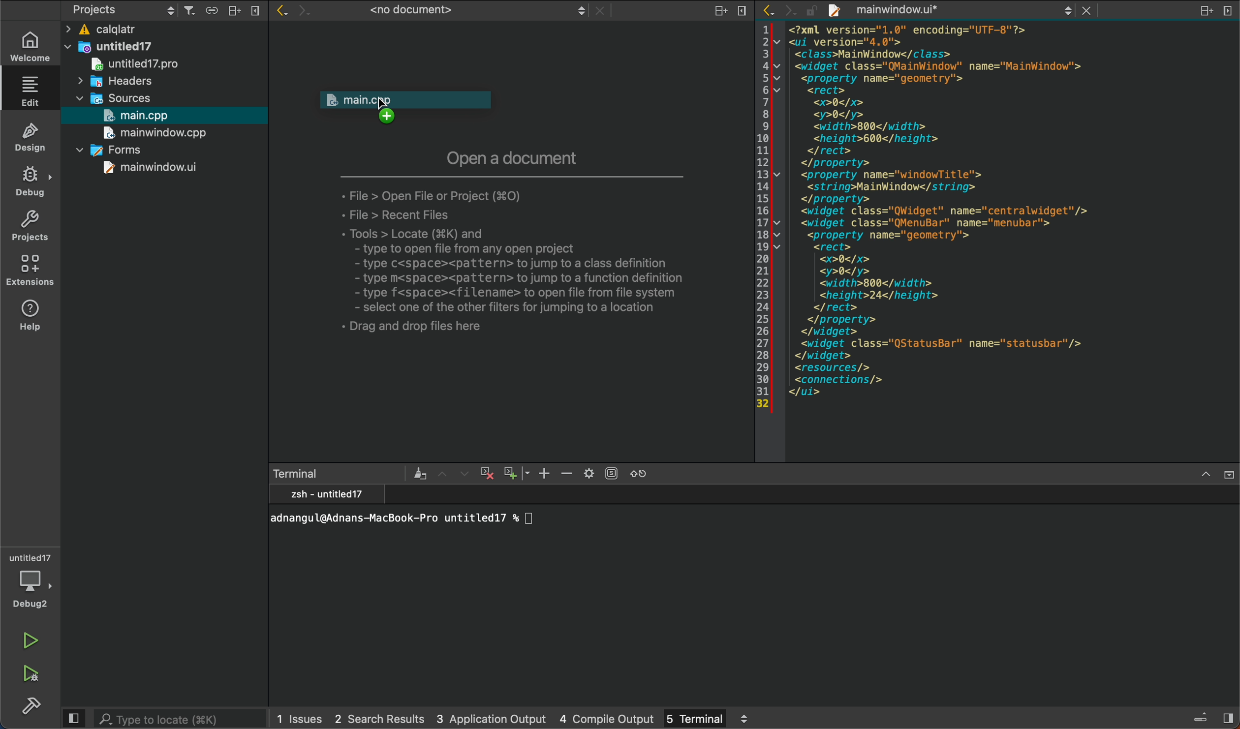 The height and width of the screenshot is (729, 1240). Describe the element at coordinates (73, 718) in the screenshot. I see `hide left sidebar` at that location.